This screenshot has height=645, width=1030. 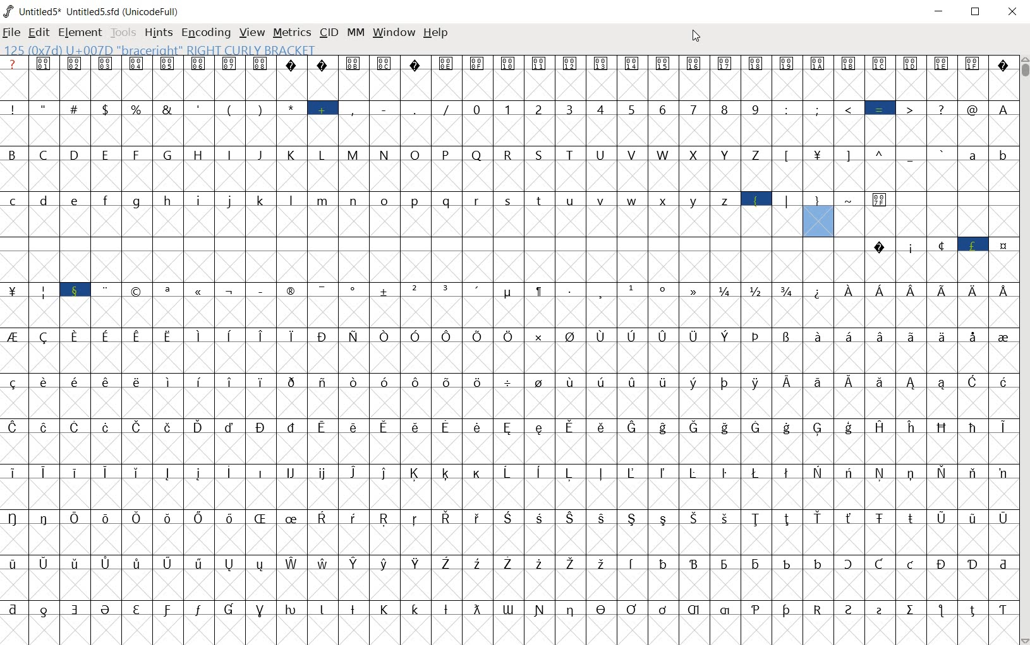 I want to click on SCROLLBAR, so click(x=1024, y=350).